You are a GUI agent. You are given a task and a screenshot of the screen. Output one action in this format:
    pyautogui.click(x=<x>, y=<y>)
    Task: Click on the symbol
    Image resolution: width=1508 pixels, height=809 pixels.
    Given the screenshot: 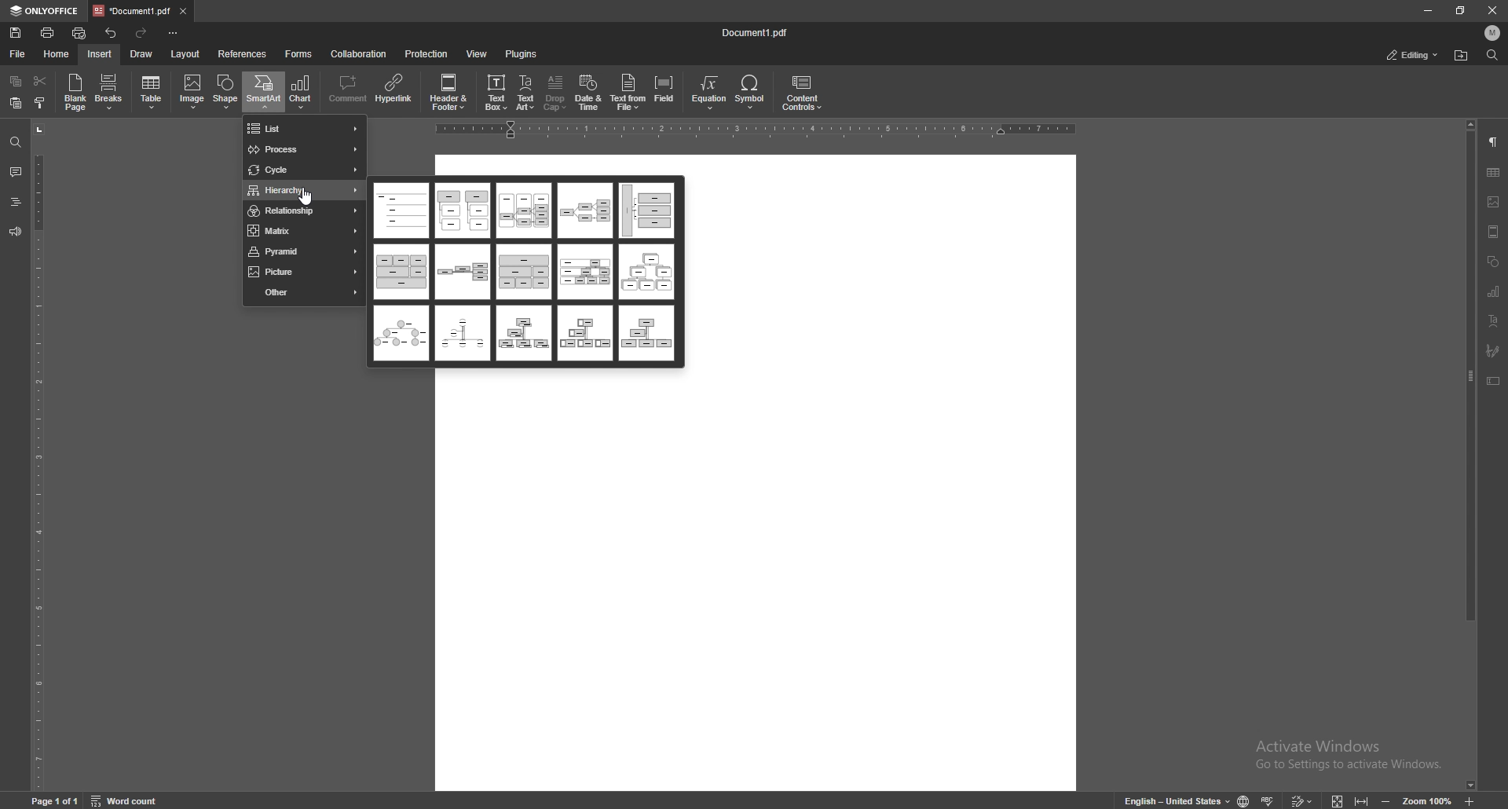 What is the action you would take?
    pyautogui.click(x=752, y=92)
    